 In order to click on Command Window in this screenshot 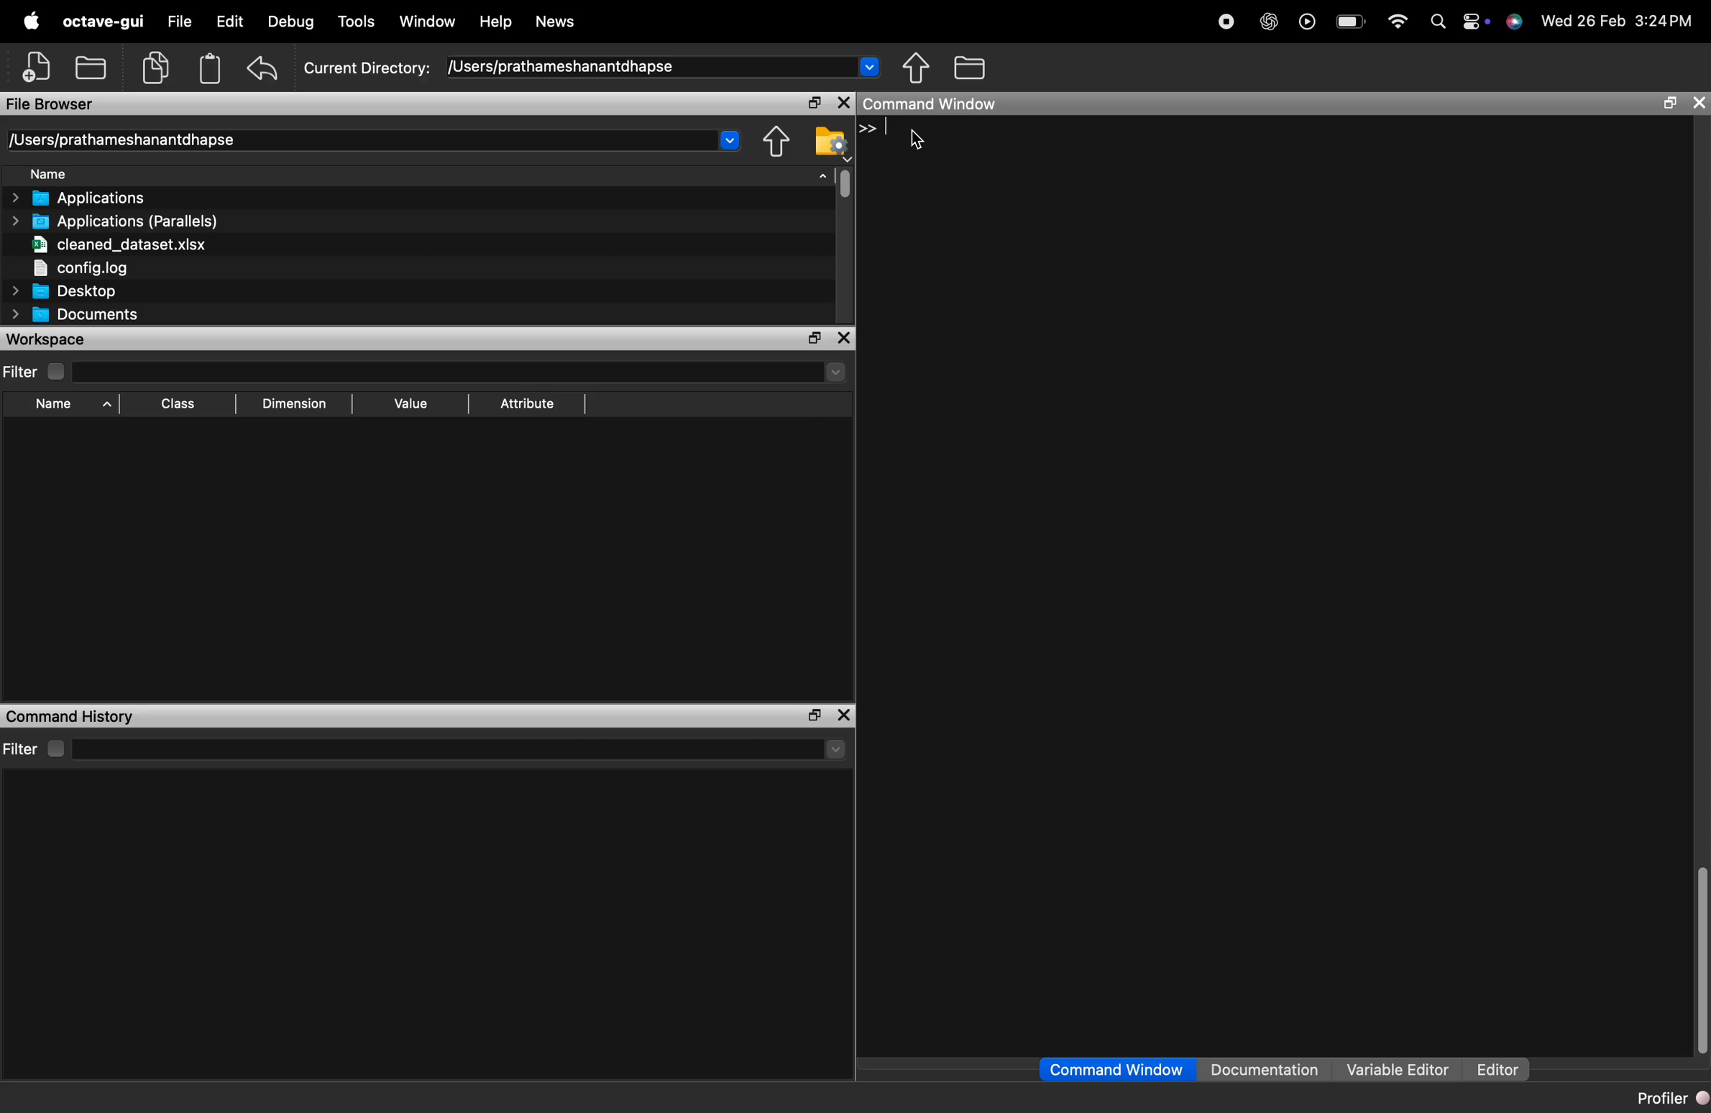, I will do `click(934, 104)`.